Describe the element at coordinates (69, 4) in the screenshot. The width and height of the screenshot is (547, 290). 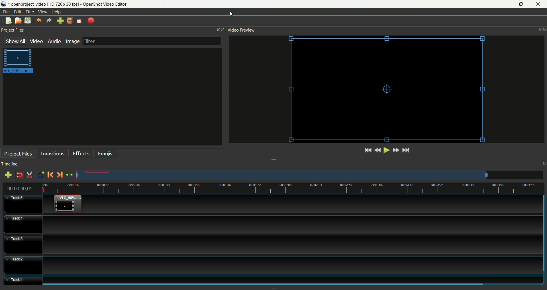
I see ` openproject video [HD 720p 30 fps] - OpenShot Video Editor` at that location.